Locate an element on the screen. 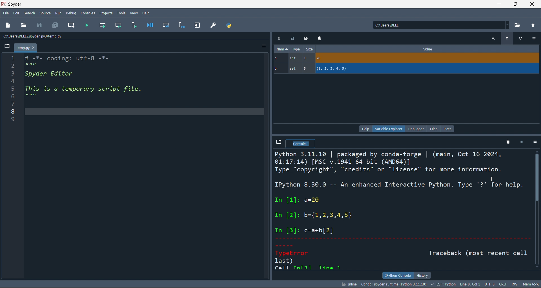  ipython console pane is located at coordinates (403, 210).